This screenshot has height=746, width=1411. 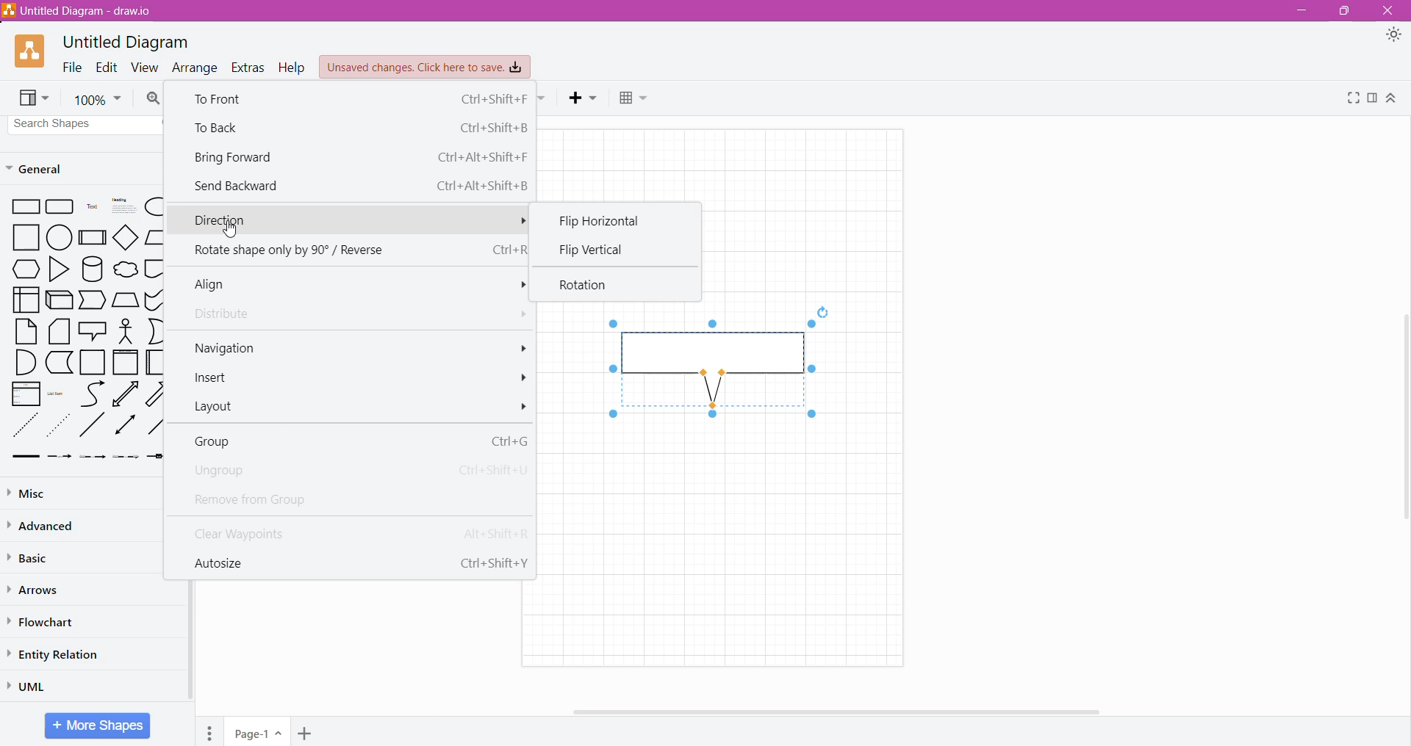 I want to click on Wavy Rectangle, so click(x=154, y=300).